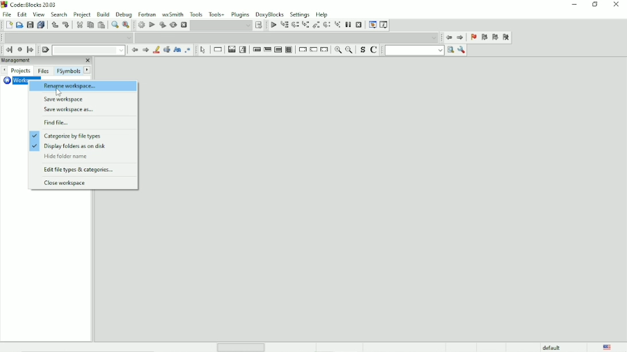 This screenshot has height=352, width=627. Describe the element at coordinates (419, 50) in the screenshot. I see `Run search` at that location.